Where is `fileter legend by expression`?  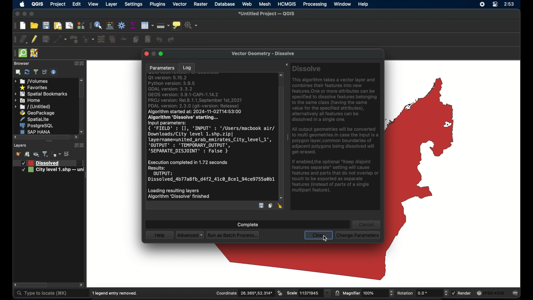 fileter legend by expression is located at coordinates (57, 154).